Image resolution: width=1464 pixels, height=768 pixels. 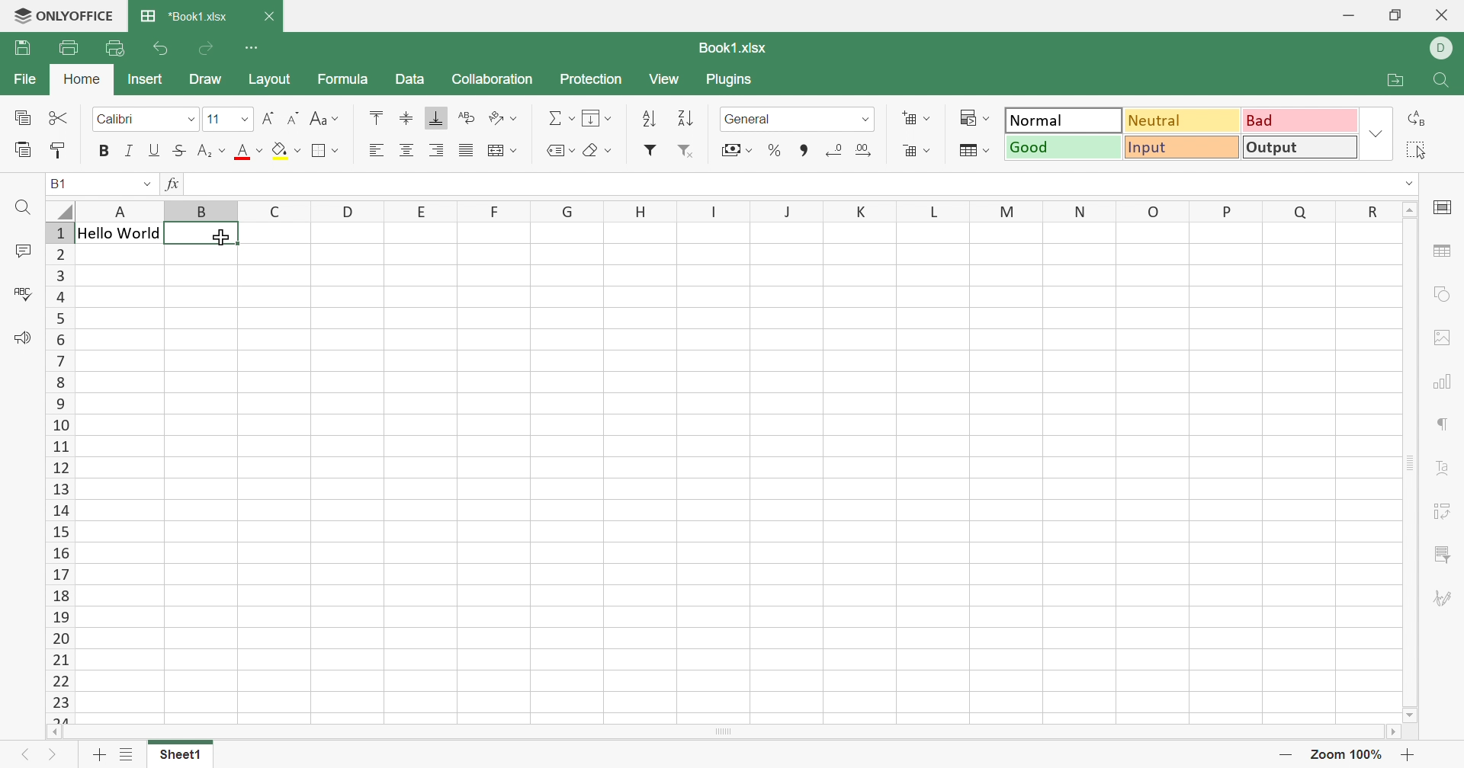 What do you see at coordinates (326, 117) in the screenshot?
I see `Change case` at bounding box center [326, 117].